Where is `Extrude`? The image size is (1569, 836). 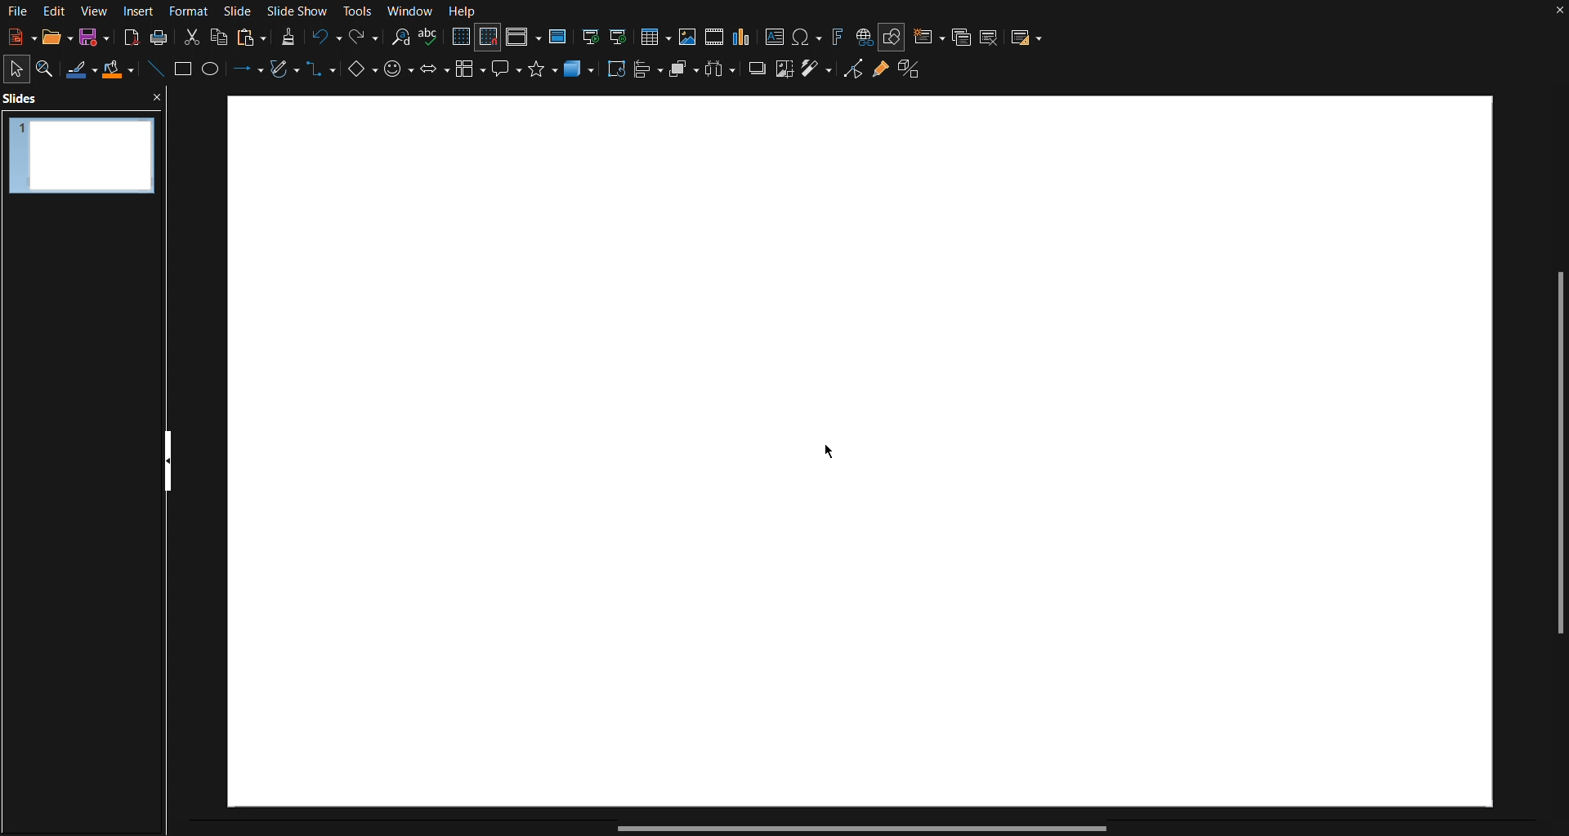
Extrude is located at coordinates (915, 74).